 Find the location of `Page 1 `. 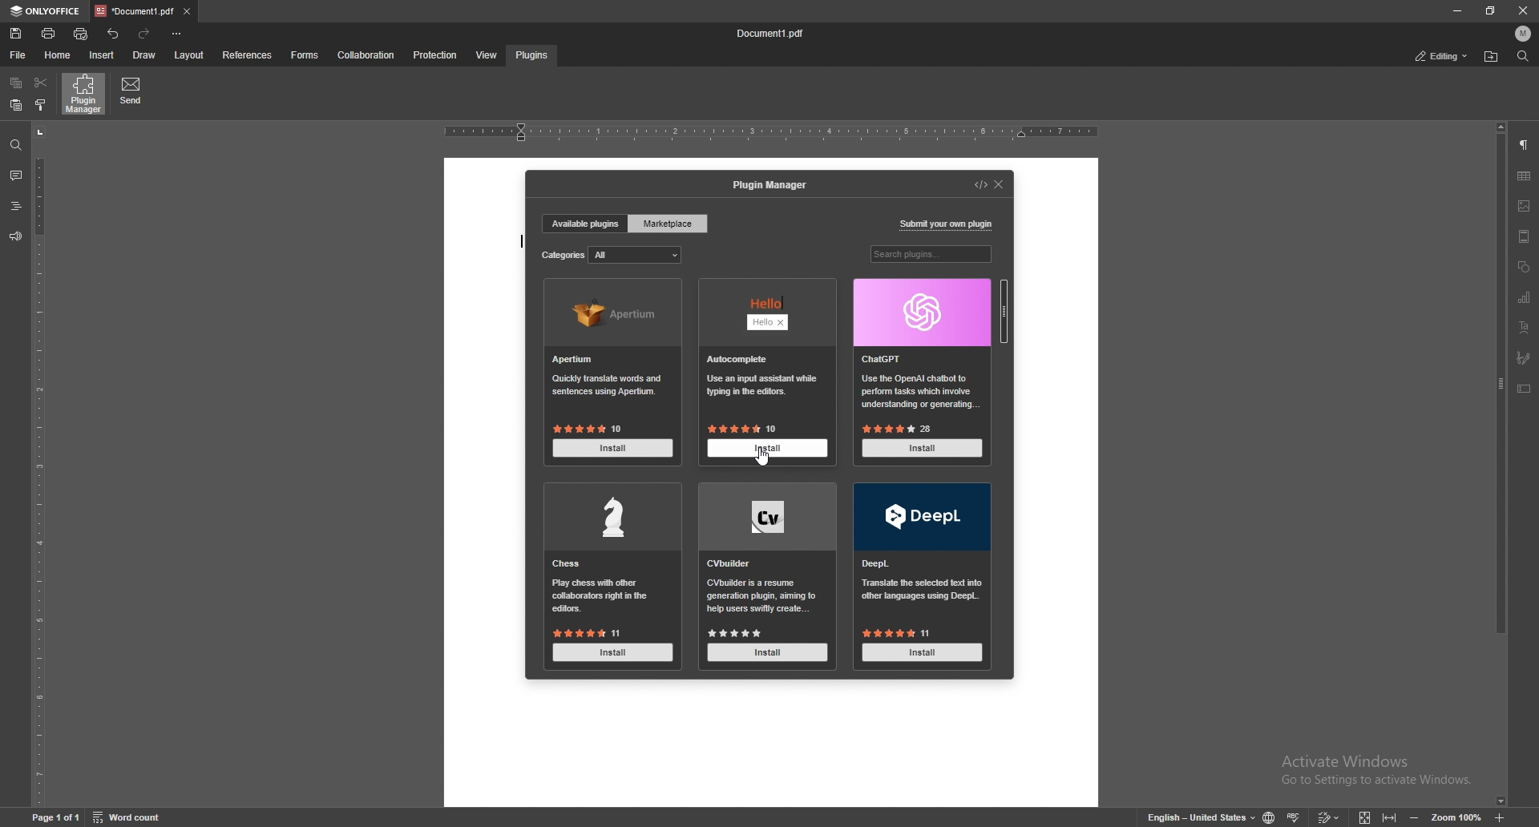

Page 1  is located at coordinates (46, 817).